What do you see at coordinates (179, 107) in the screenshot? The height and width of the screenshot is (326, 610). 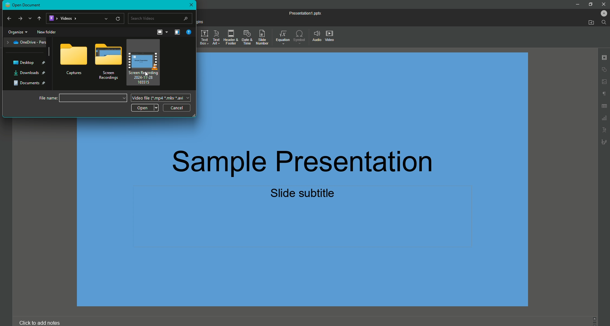 I see `Cancel` at bounding box center [179, 107].